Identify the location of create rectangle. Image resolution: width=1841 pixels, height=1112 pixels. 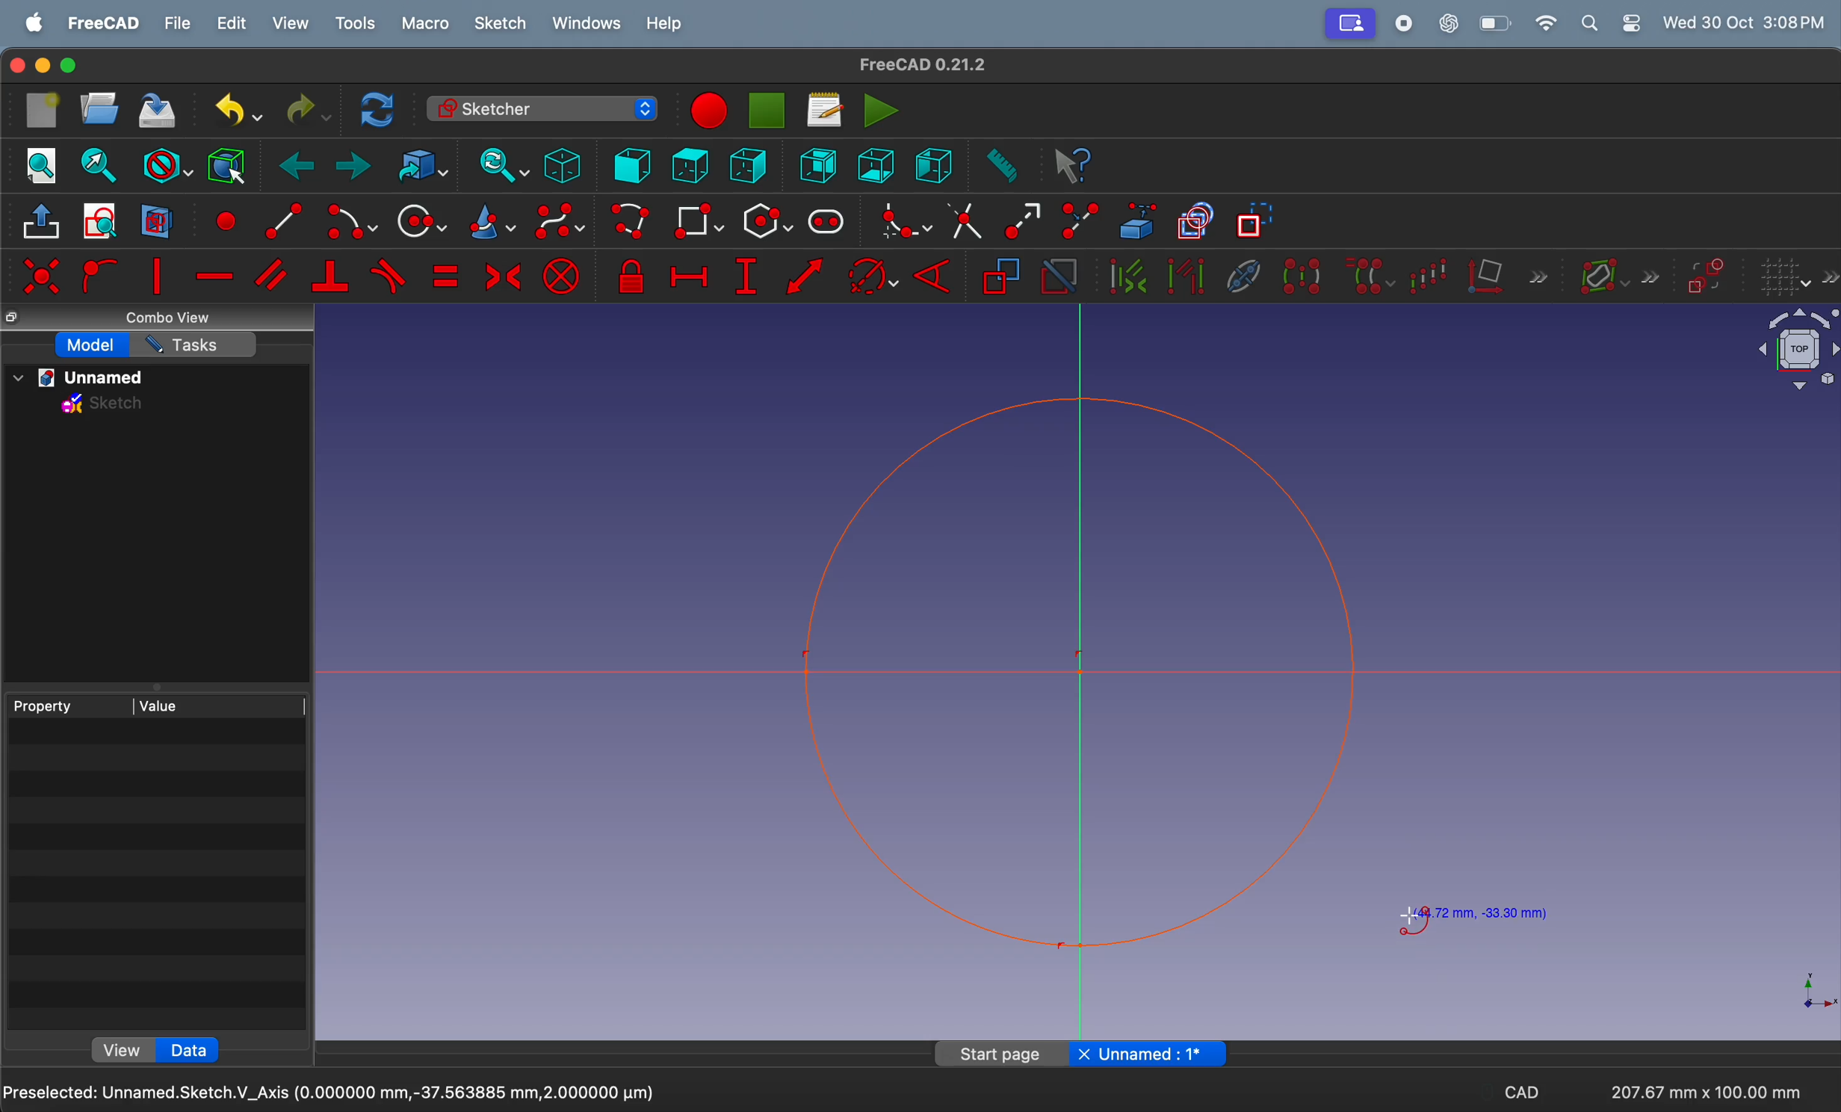
(699, 220).